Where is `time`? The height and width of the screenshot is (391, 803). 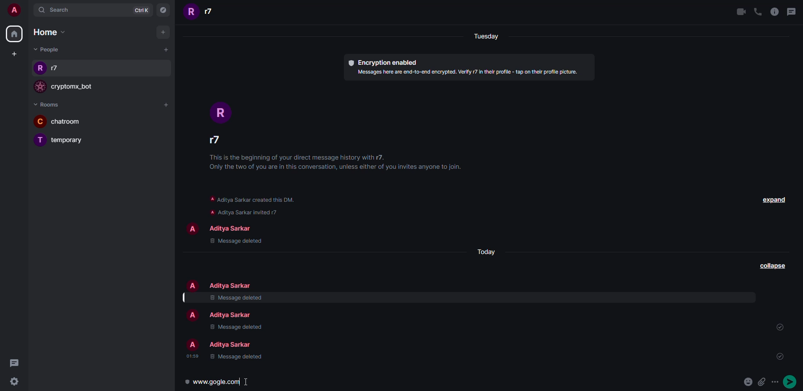 time is located at coordinates (192, 356).